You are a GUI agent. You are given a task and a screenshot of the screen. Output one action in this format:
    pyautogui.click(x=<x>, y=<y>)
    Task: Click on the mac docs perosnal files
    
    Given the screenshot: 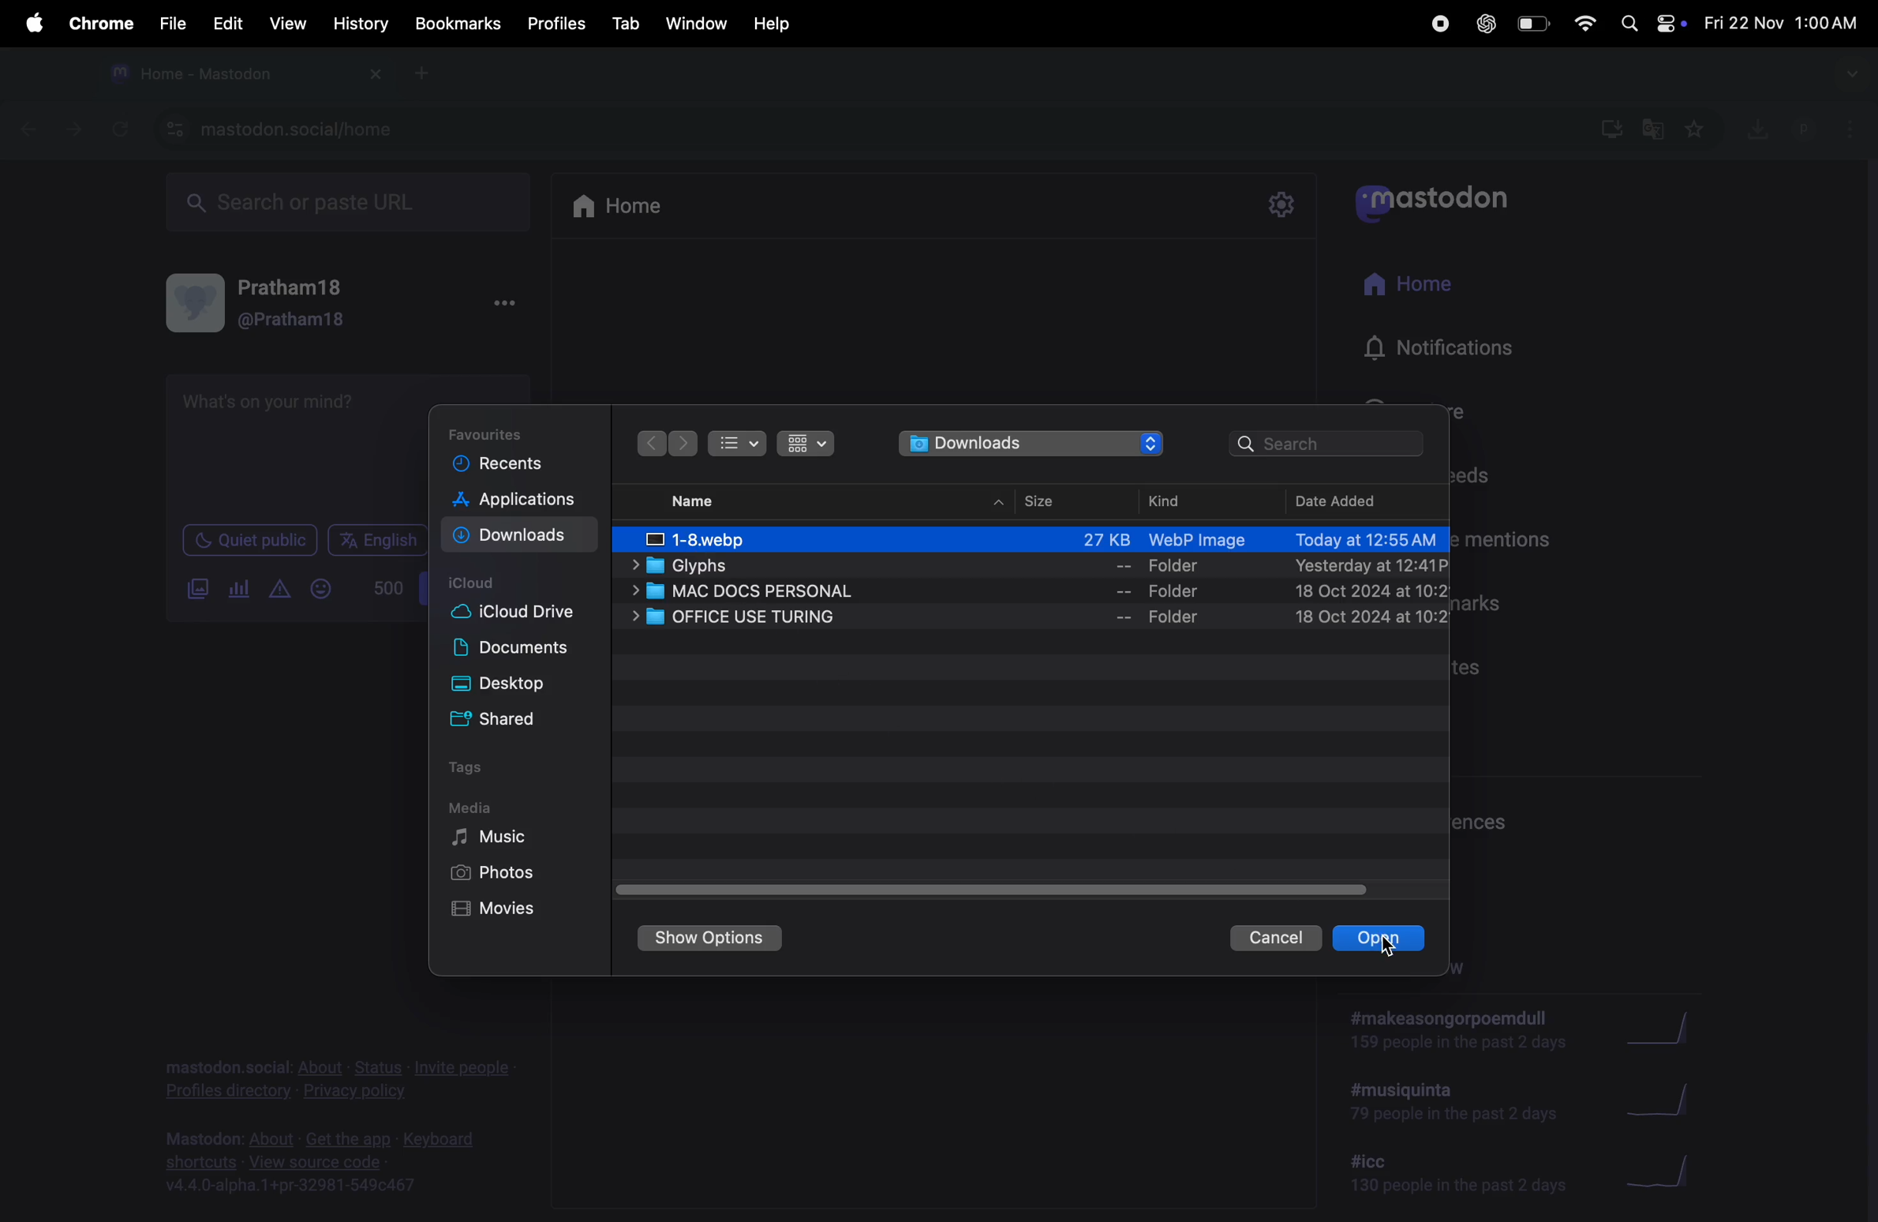 What is the action you would take?
    pyautogui.click(x=1044, y=592)
    